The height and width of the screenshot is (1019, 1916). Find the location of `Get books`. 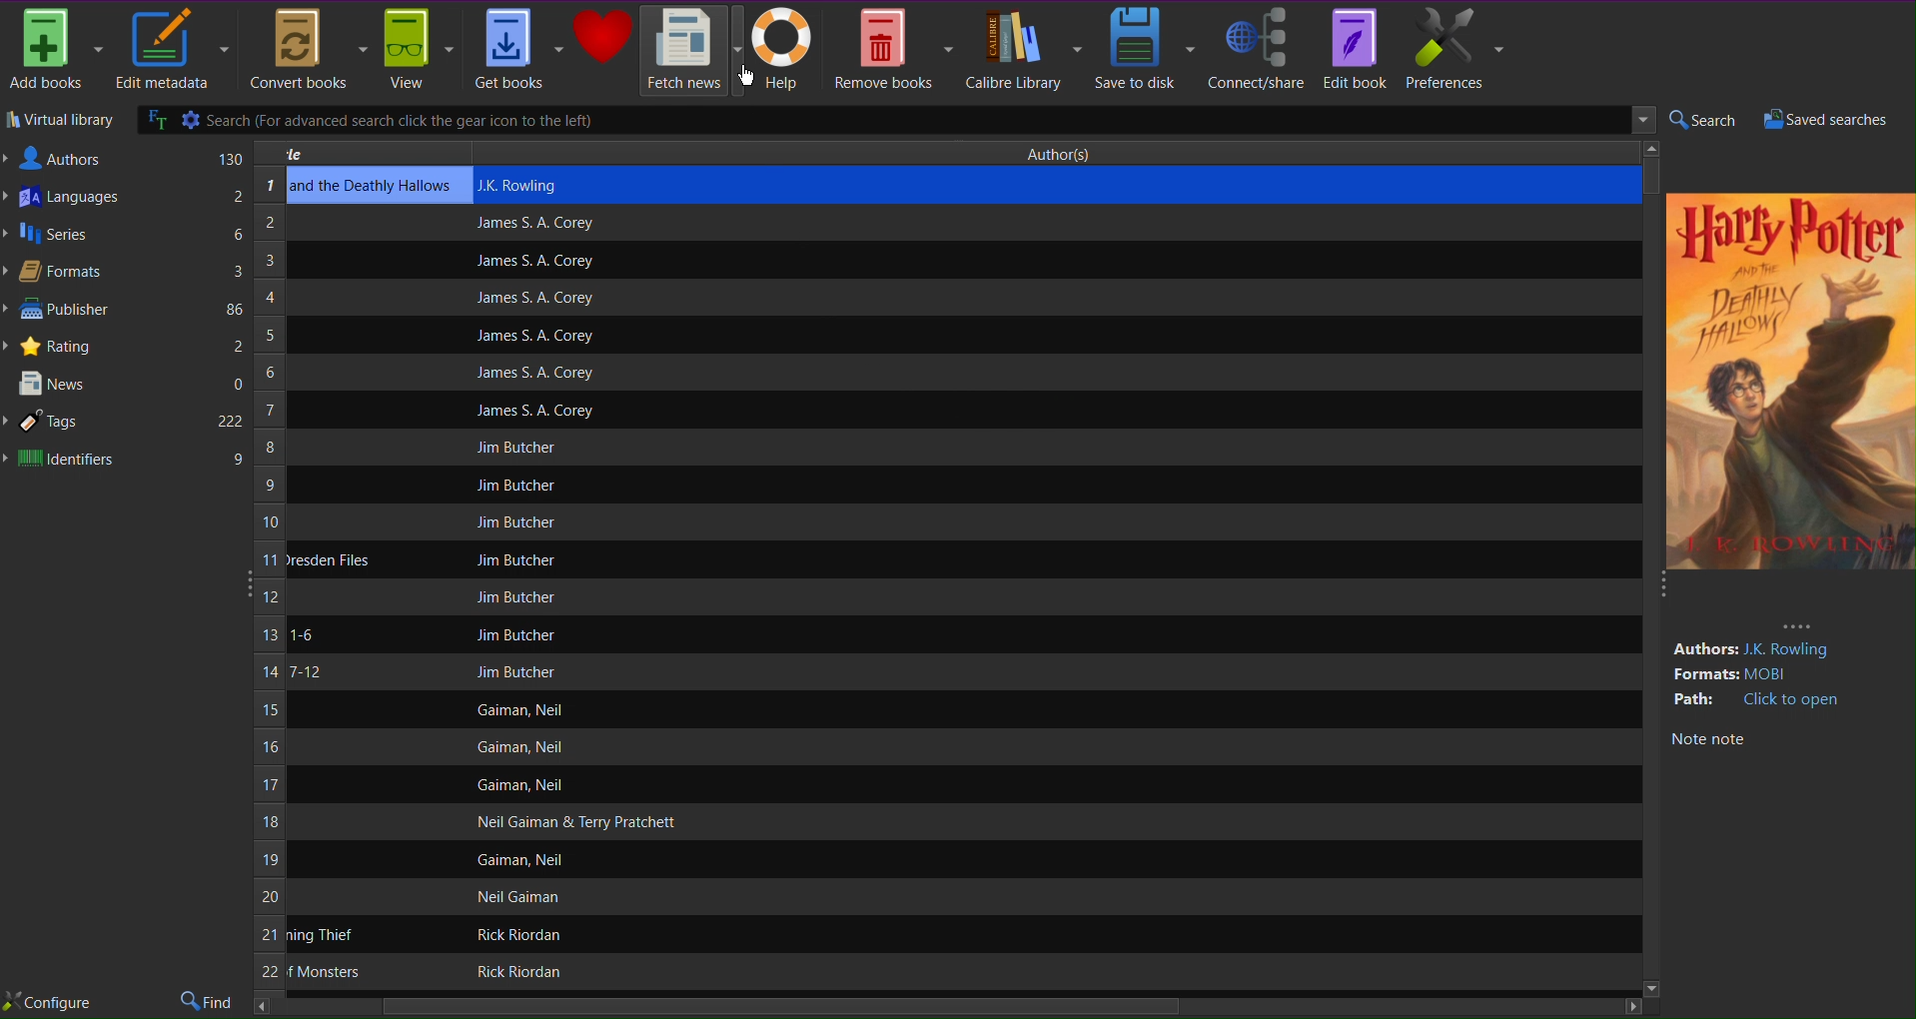

Get books is located at coordinates (518, 50).